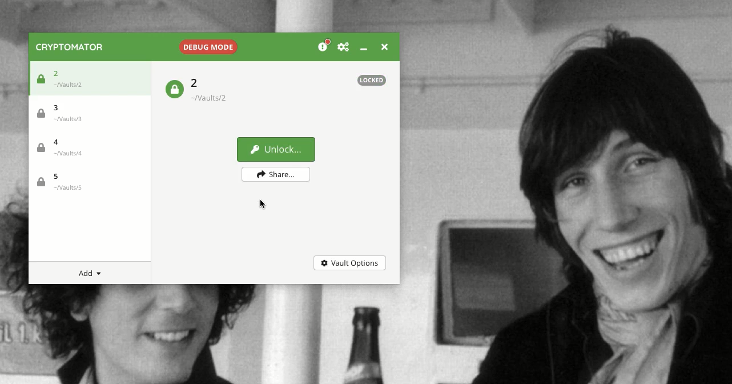 The height and width of the screenshot is (384, 732). I want to click on Share, so click(276, 174).